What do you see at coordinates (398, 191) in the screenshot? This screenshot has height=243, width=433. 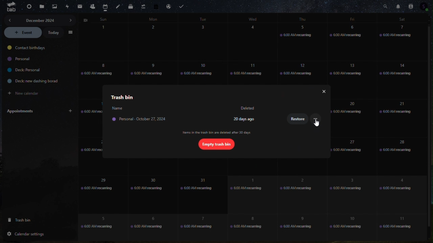 I see `4` at bounding box center [398, 191].